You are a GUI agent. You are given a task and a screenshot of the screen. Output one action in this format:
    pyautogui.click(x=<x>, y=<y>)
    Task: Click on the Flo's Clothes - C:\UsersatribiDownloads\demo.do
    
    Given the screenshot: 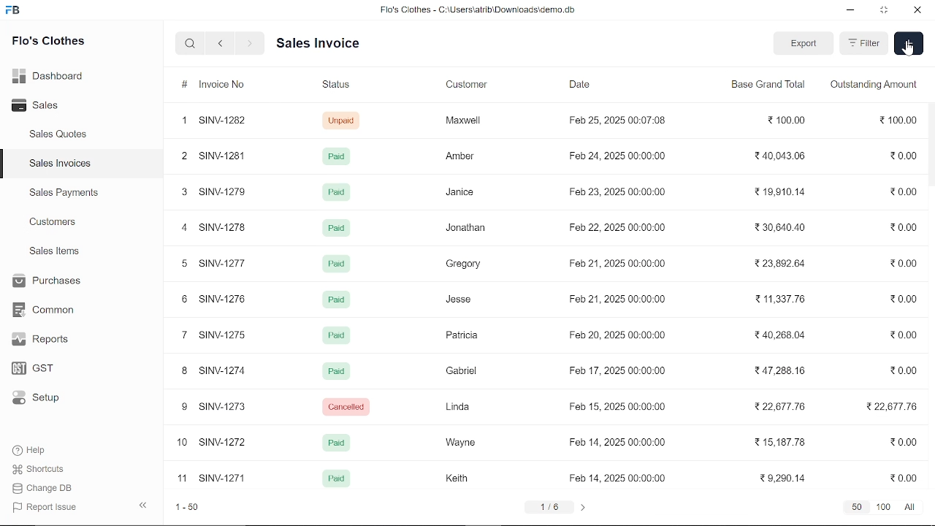 What is the action you would take?
    pyautogui.click(x=484, y=11)
    